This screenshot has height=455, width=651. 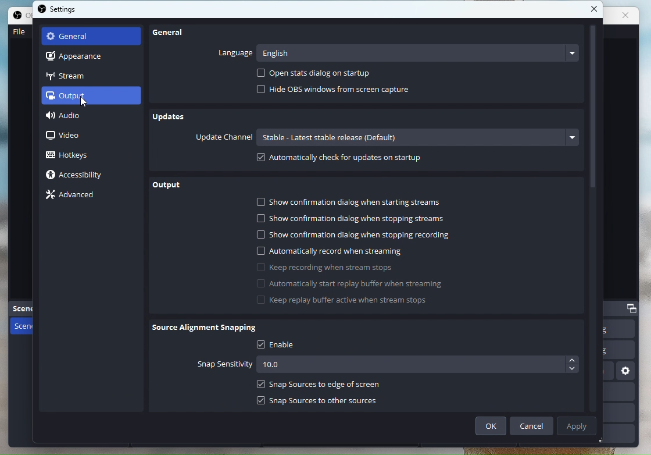 I want to click on Update Channel, so click(x=224, y=138).